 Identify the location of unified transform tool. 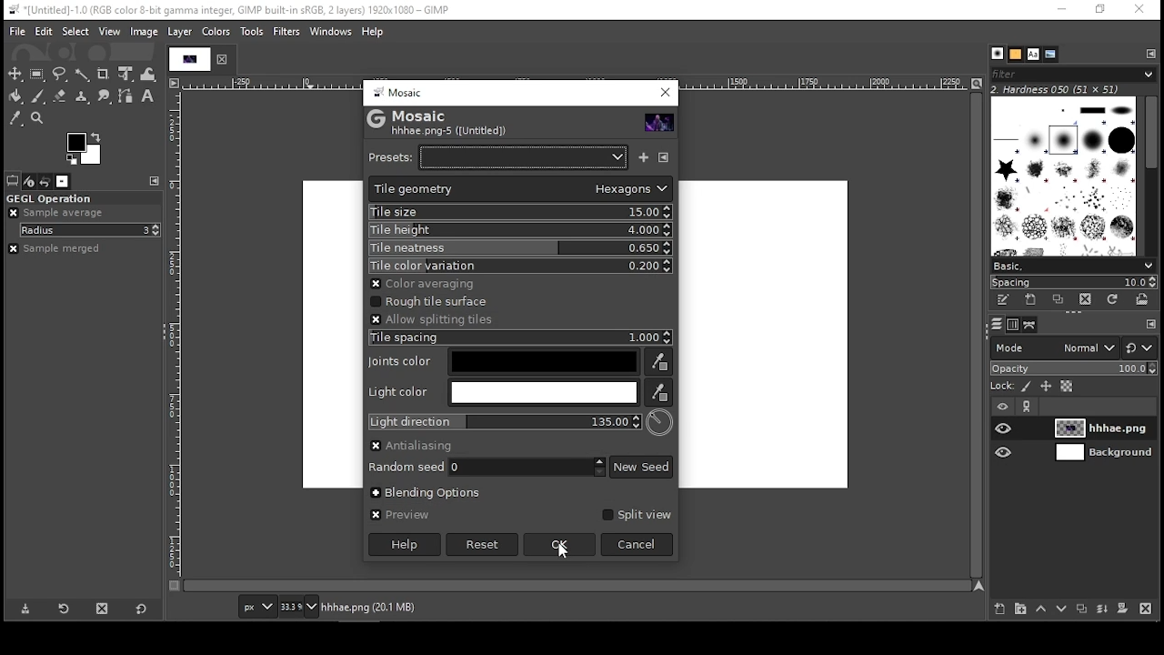
(127, 75).